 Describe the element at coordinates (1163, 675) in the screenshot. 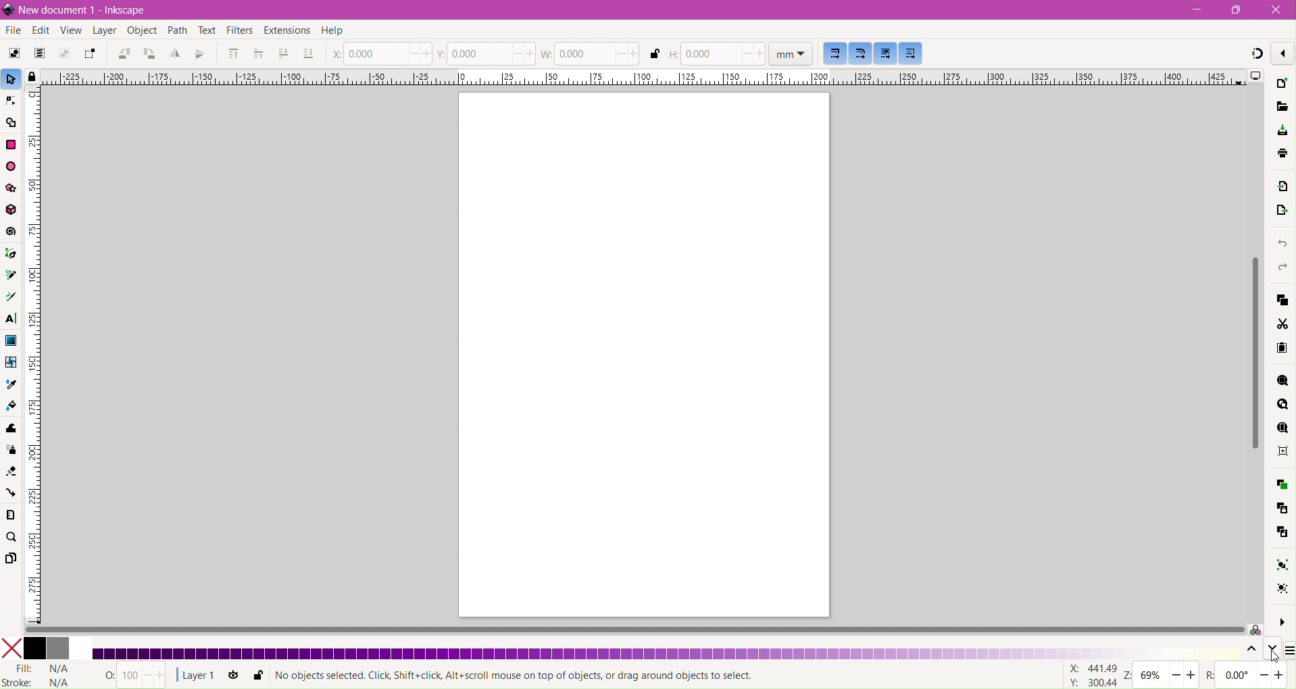

I see `Zoom` at that location.